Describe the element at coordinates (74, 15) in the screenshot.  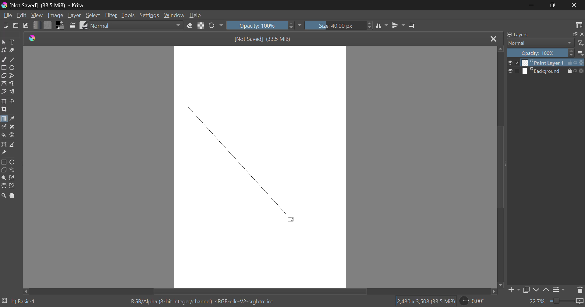
I see `Layer` at that location.